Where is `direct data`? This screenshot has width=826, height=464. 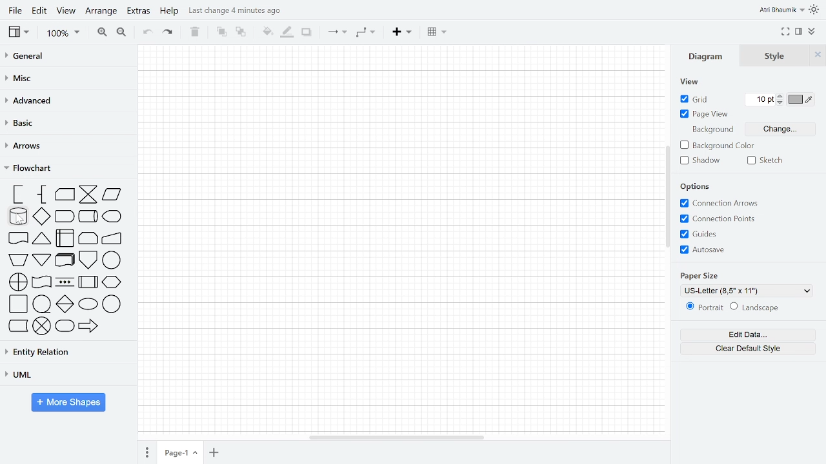
direct data is located at coordinates (88, 217).